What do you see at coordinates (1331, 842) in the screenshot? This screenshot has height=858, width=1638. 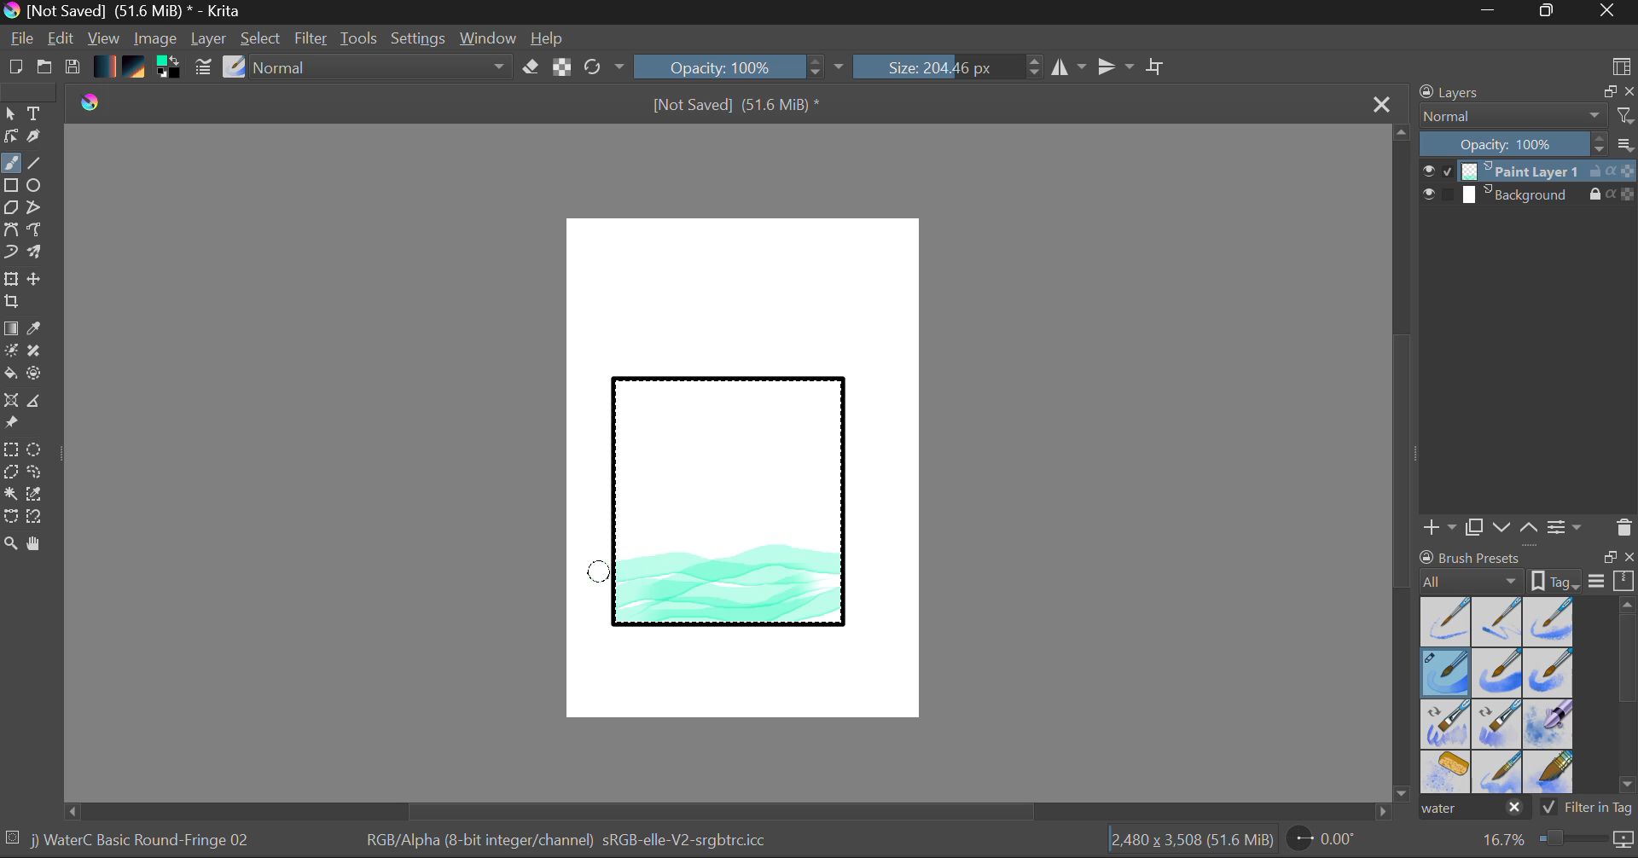 I see `Page Rotation` at bounding box center [1331, 842].